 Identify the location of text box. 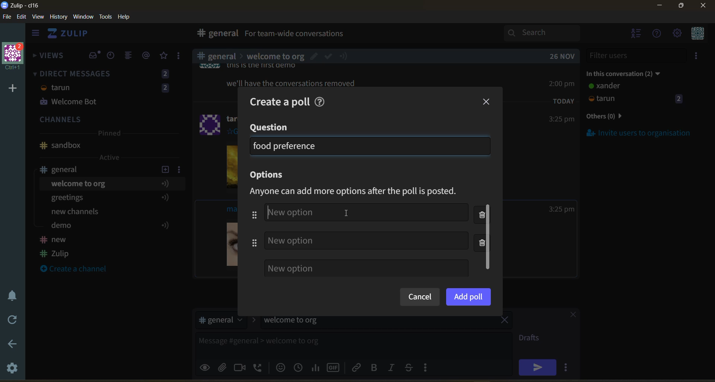
(334, 344).